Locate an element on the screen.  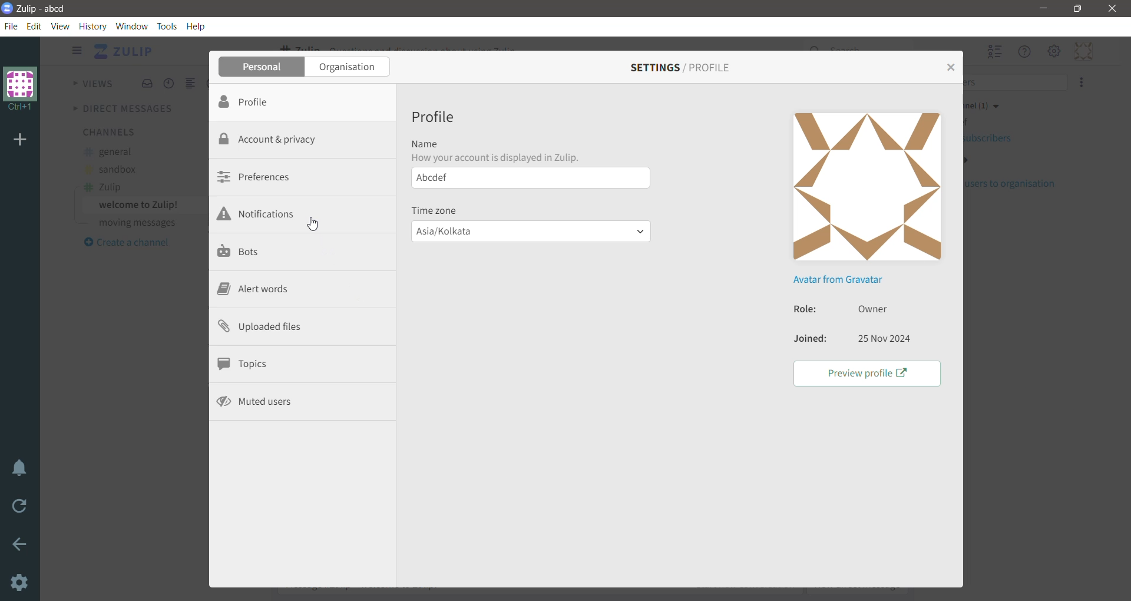
Close is located at coordinates (950, 67).